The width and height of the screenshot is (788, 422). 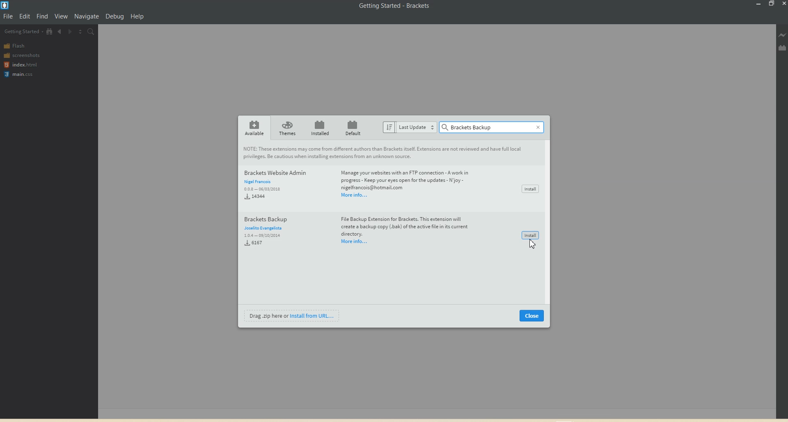 What do you see at coordinates (80, 32) in the screenshot?
I see `Split The Editor vertically and Horizontally` at bounding box center [80, 32].